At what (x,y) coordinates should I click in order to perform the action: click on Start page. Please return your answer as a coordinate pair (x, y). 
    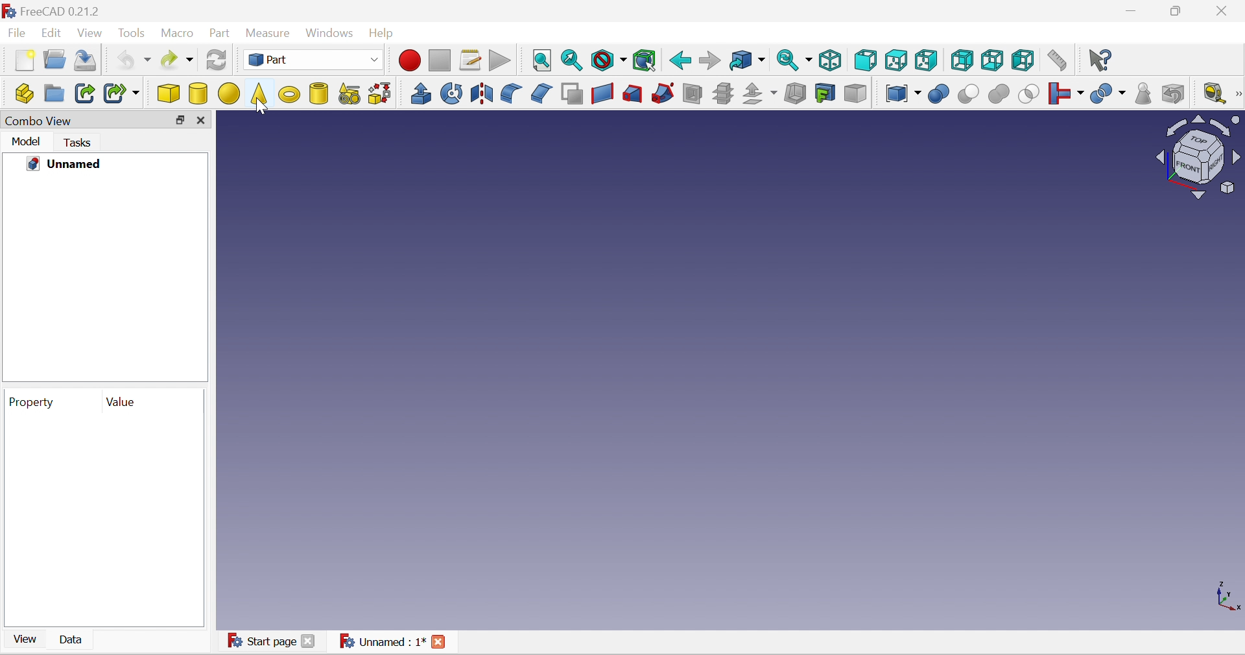
    Looking at the image, I should click on (275, 641).